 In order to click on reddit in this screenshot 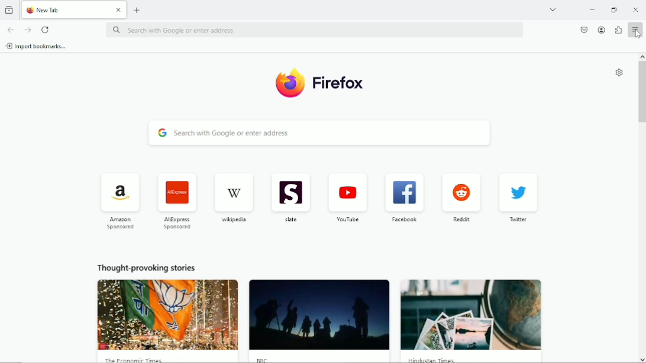, I will do `click(462, 219)`.